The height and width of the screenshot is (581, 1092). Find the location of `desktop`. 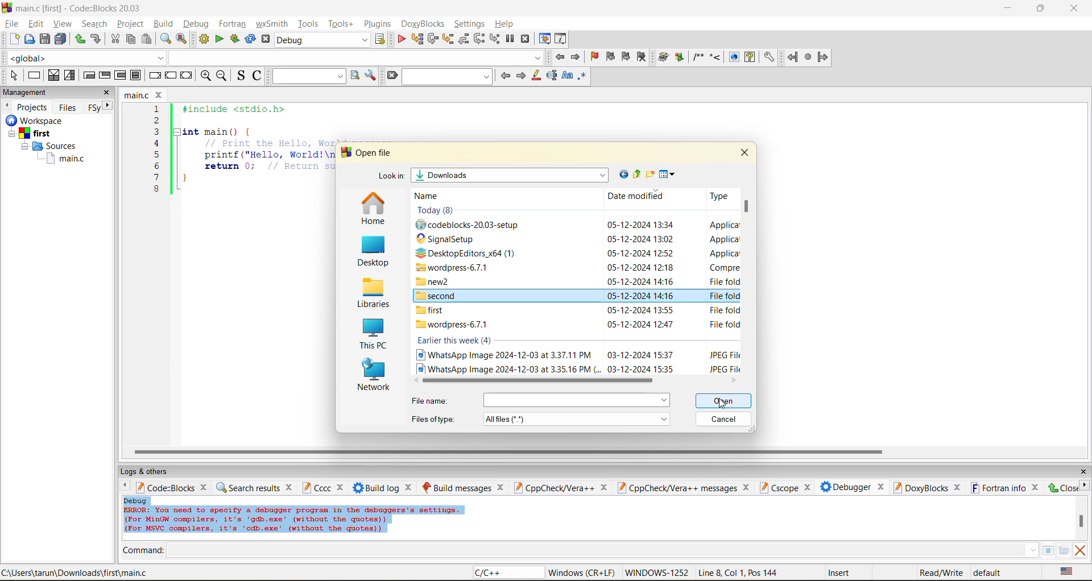

desktop is located at coordinates (371, 252).